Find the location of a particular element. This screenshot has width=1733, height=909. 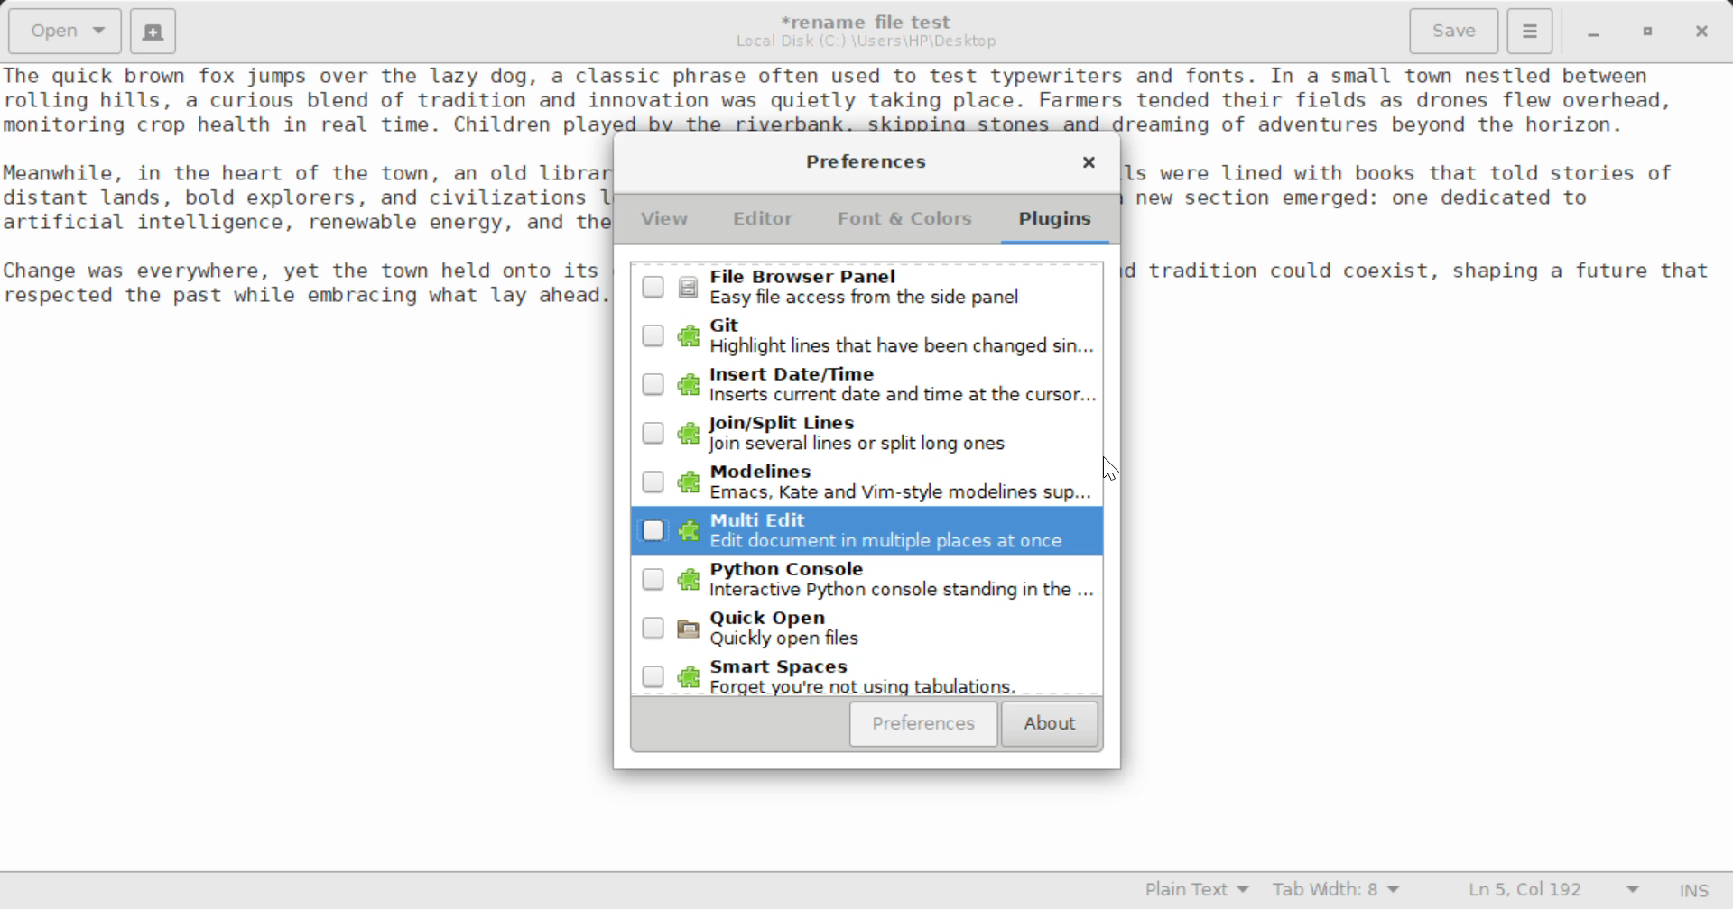

Unselected Join/Split Lines Plugin is located at coordinates (866, 434).